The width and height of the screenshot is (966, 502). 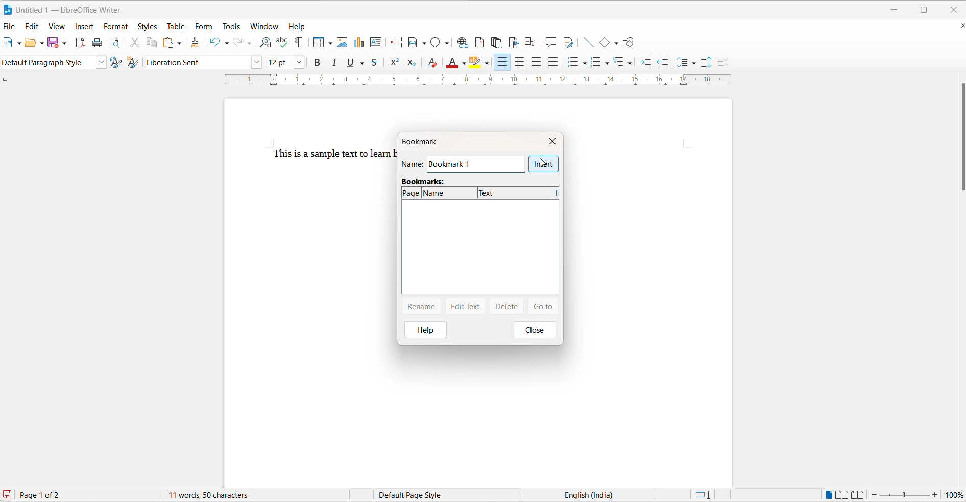 I want to click on edit text, so click(x=466, y=307).